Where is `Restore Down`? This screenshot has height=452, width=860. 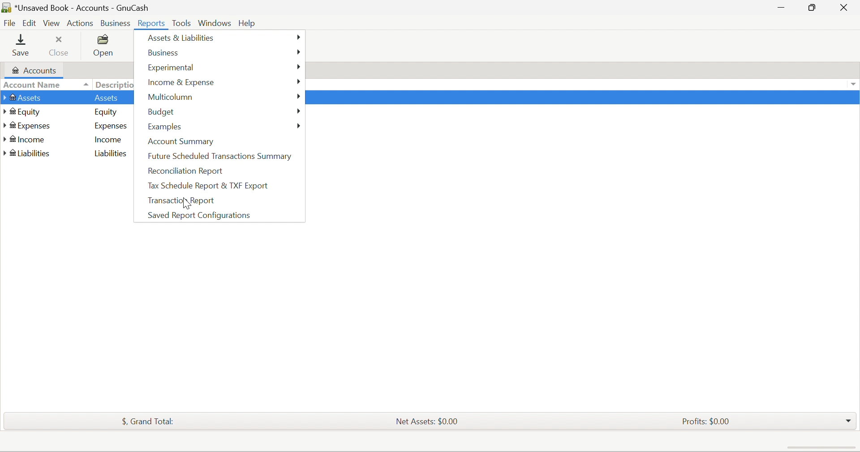 Restore Down is located at coordinates (811, 8).